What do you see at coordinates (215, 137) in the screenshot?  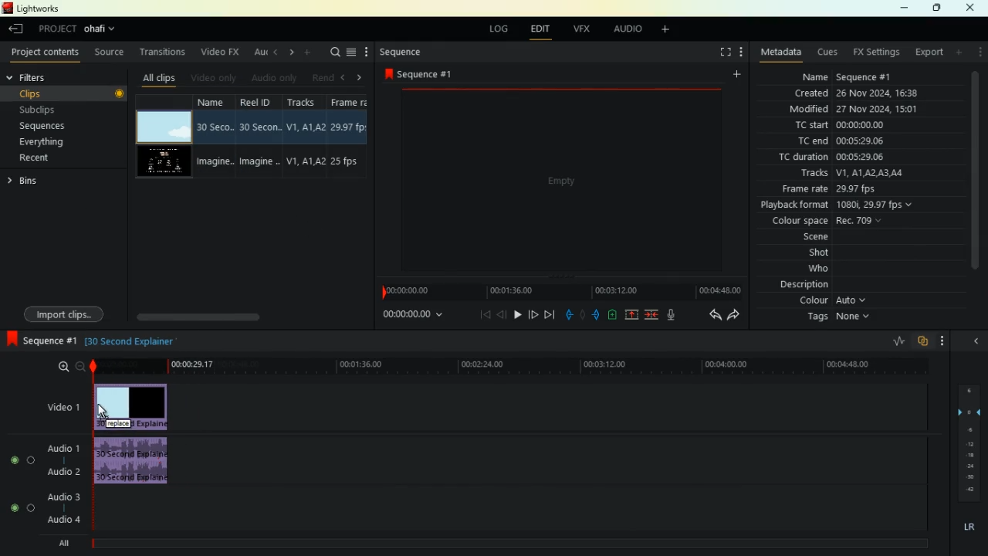 I see `name` at bounding box center [215, 137].